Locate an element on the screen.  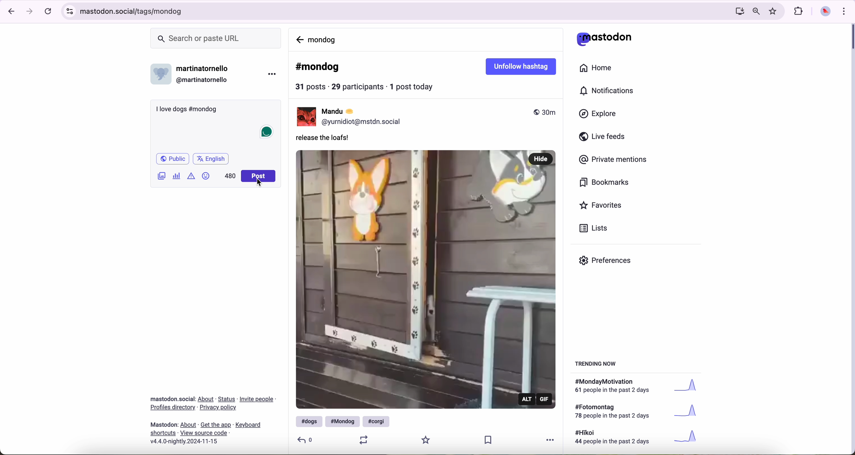
notifications is located at coordinates (609, 91).